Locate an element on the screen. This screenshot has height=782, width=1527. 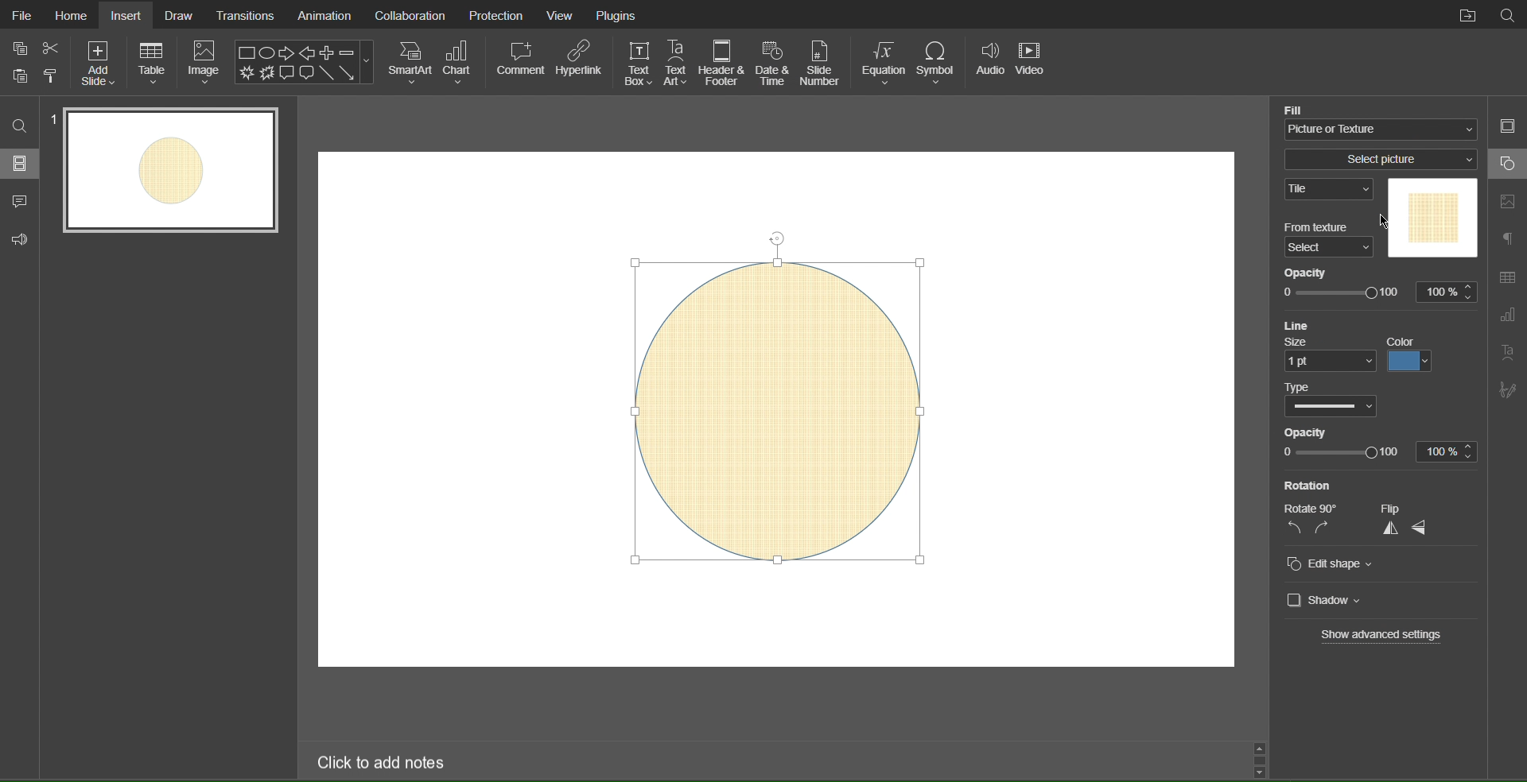
Signature is located at coordinates (1508, 393).